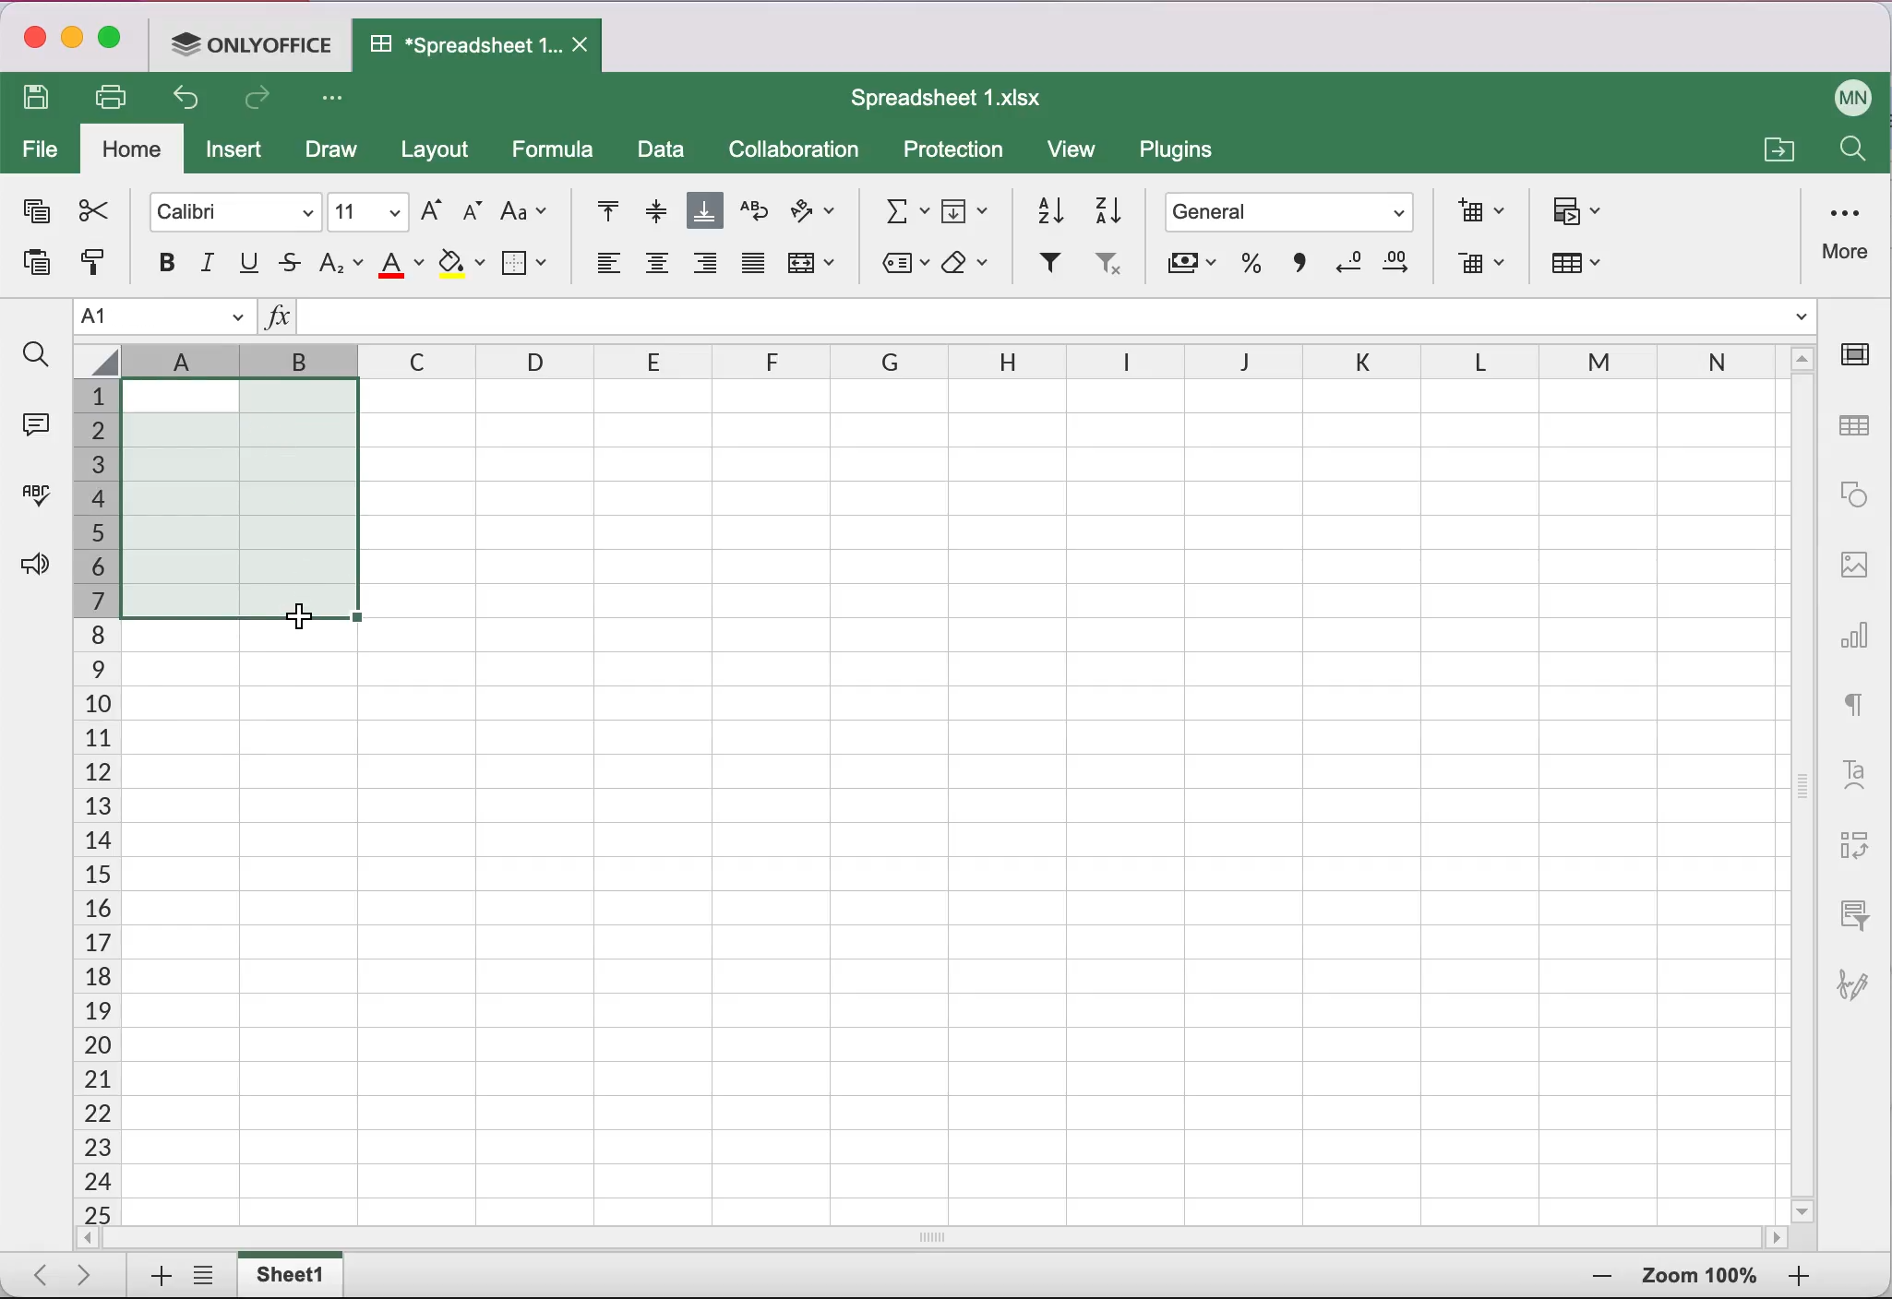  What do you see at coordinates (1803, 776) in the screenshot?
I see `vertical slider` at bounding box center [1803, 776].